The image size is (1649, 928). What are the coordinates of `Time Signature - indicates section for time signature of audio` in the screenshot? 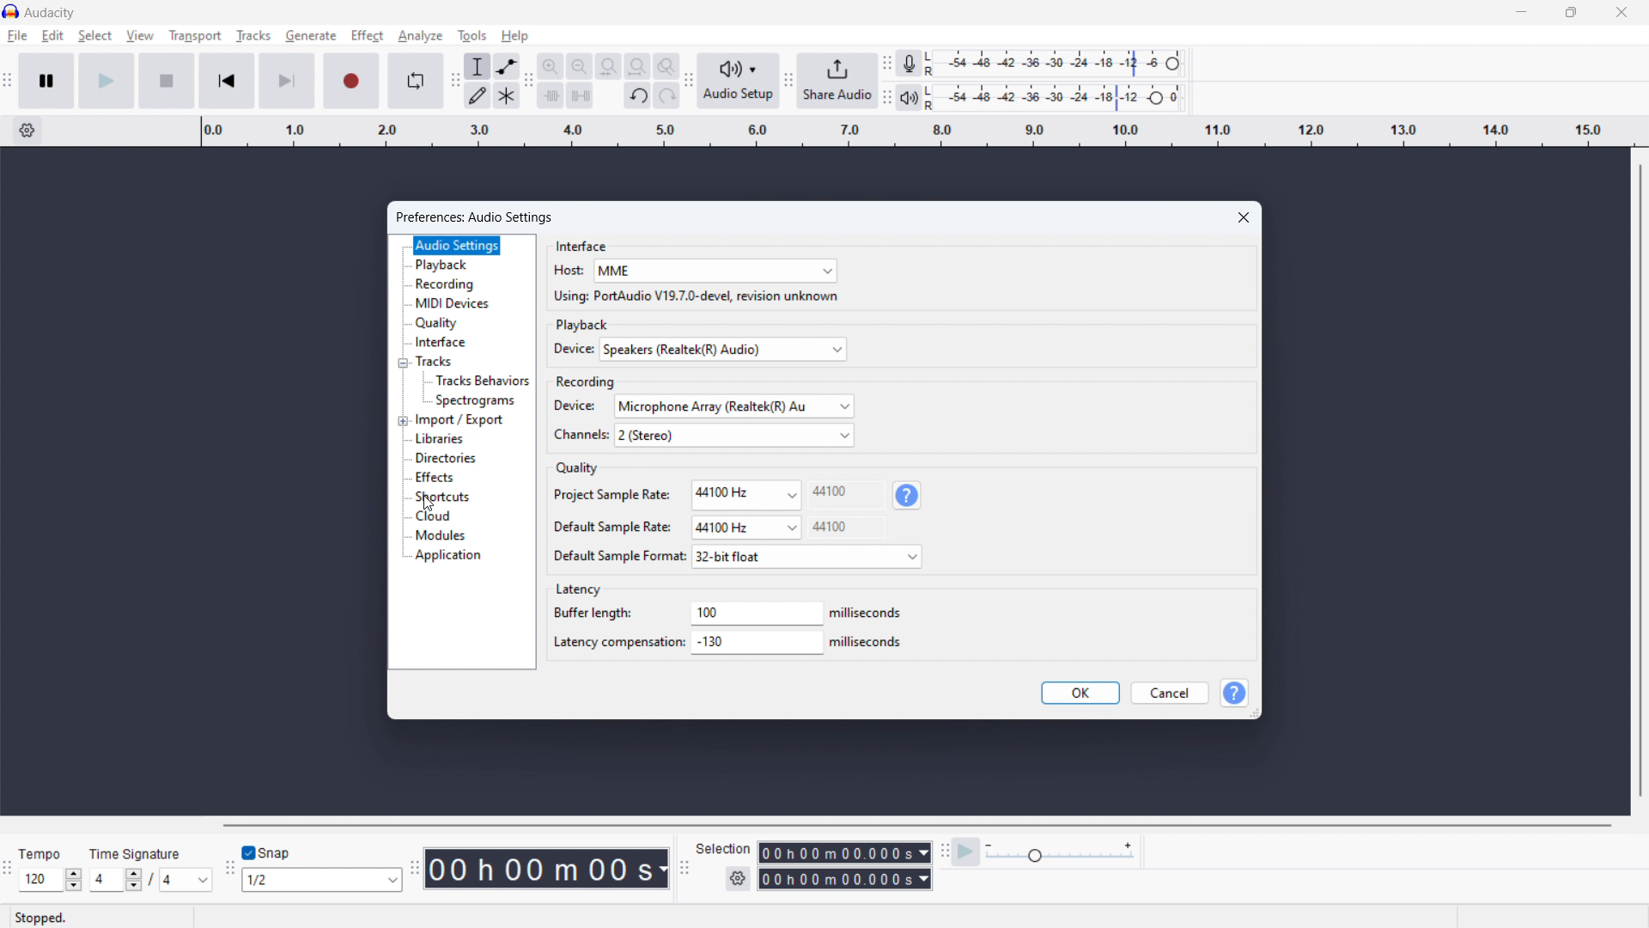 It's located at (135, 853).